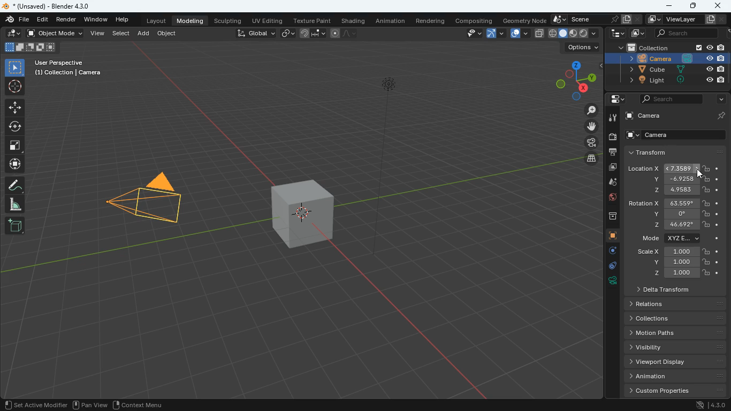 This screenshot has height=411, width=731. I want to click on help, so click(124, 20).